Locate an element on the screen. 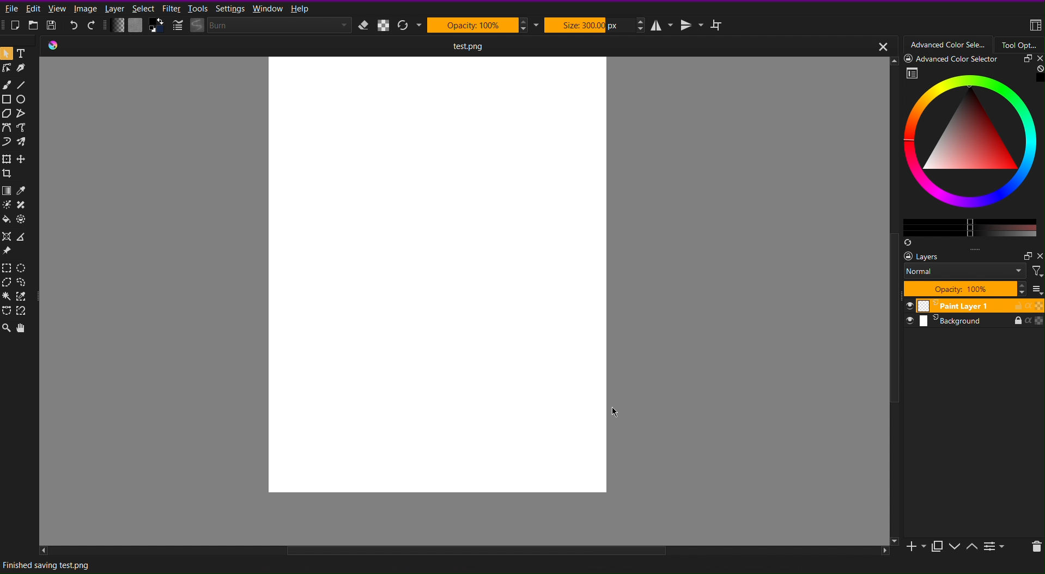  Tools is located at coordinates (198, 8).